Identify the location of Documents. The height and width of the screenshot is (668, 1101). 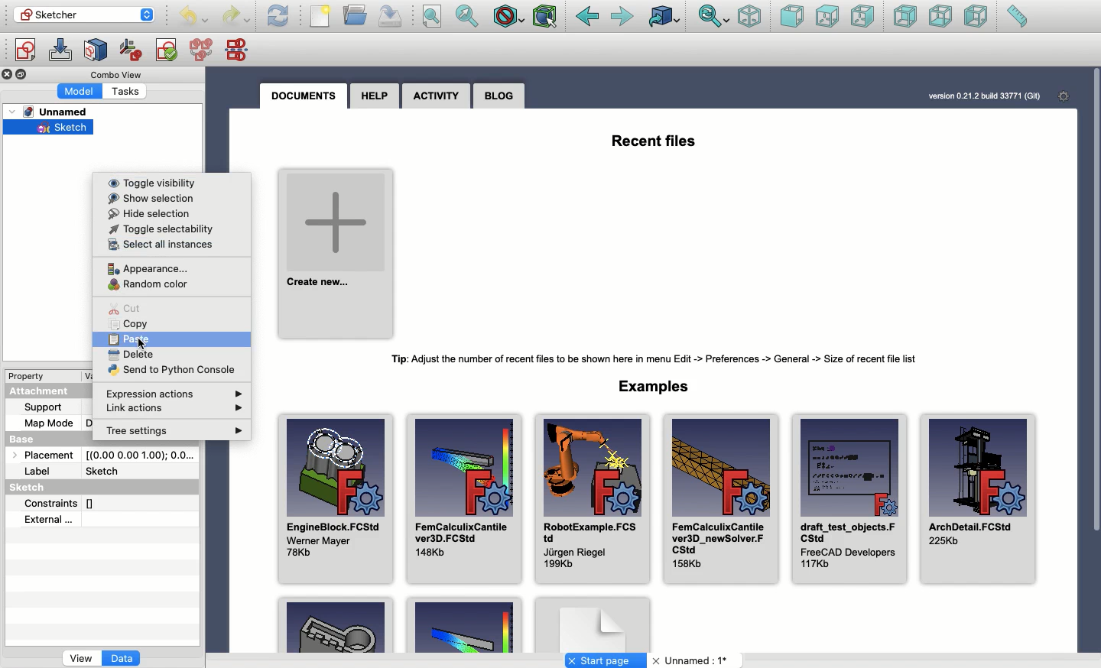
(308, 96).